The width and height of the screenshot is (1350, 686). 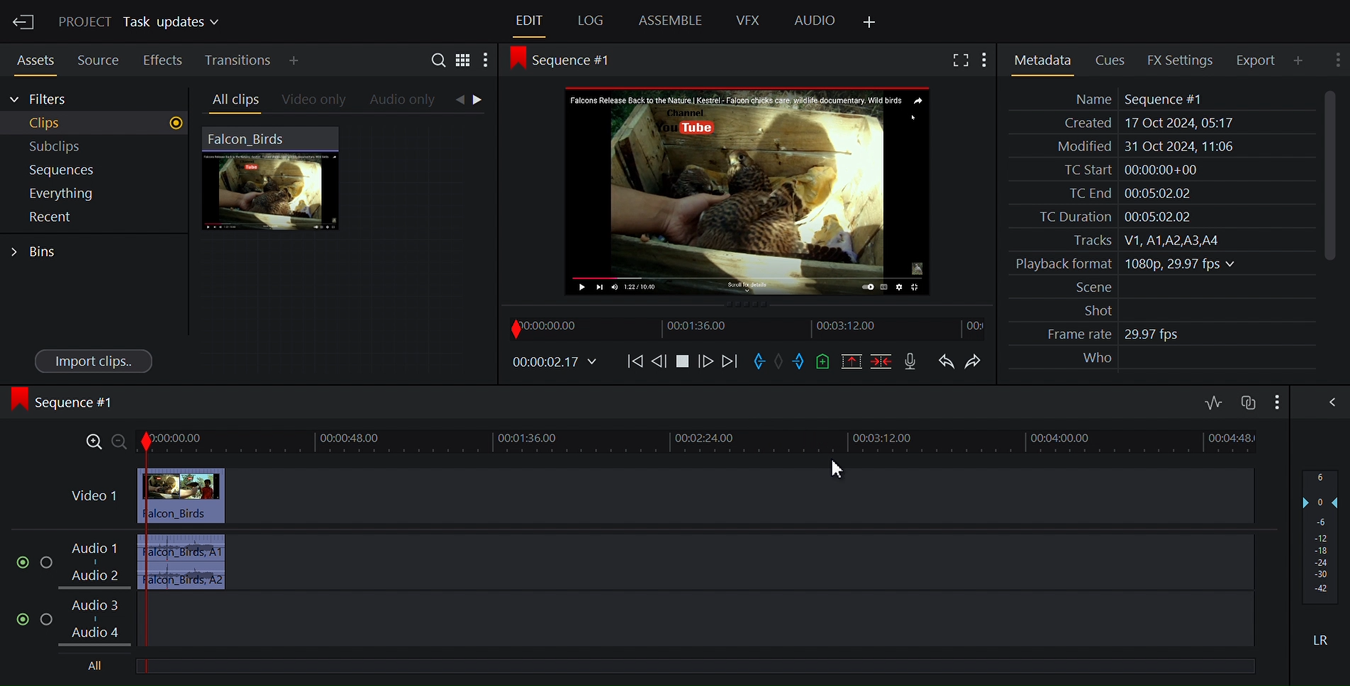 What do you see at coordinates (800, 362) in the screenshot?
I see `Mark out` at bounding box center [800, 362].